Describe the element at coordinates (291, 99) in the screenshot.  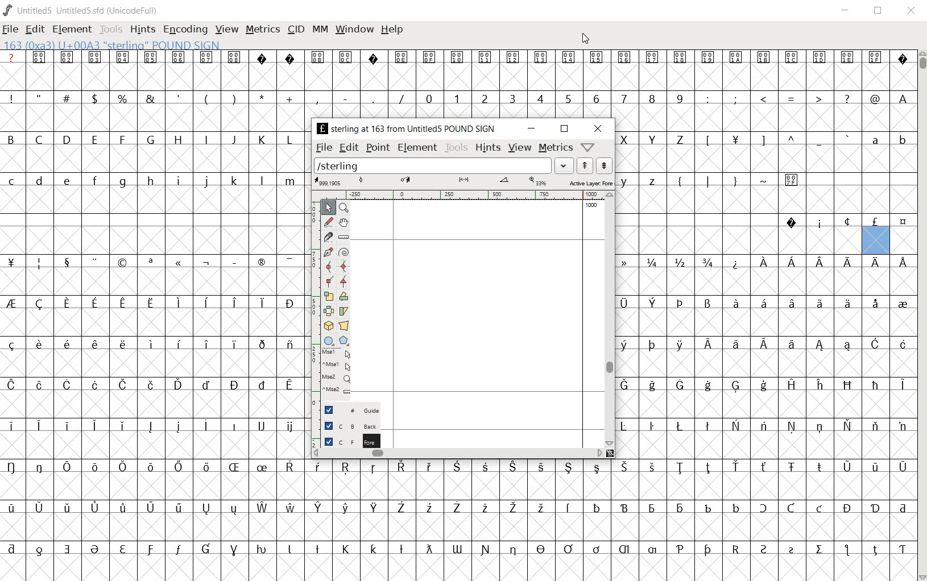
I see `+` at that location.